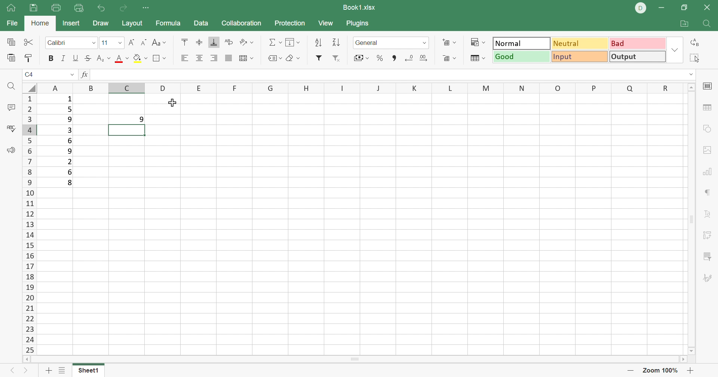 The height and width of the screenshot is (377, 718). Describe the element at coordinates (30, 224) in the screenshot. I see `Row Number` at that location.